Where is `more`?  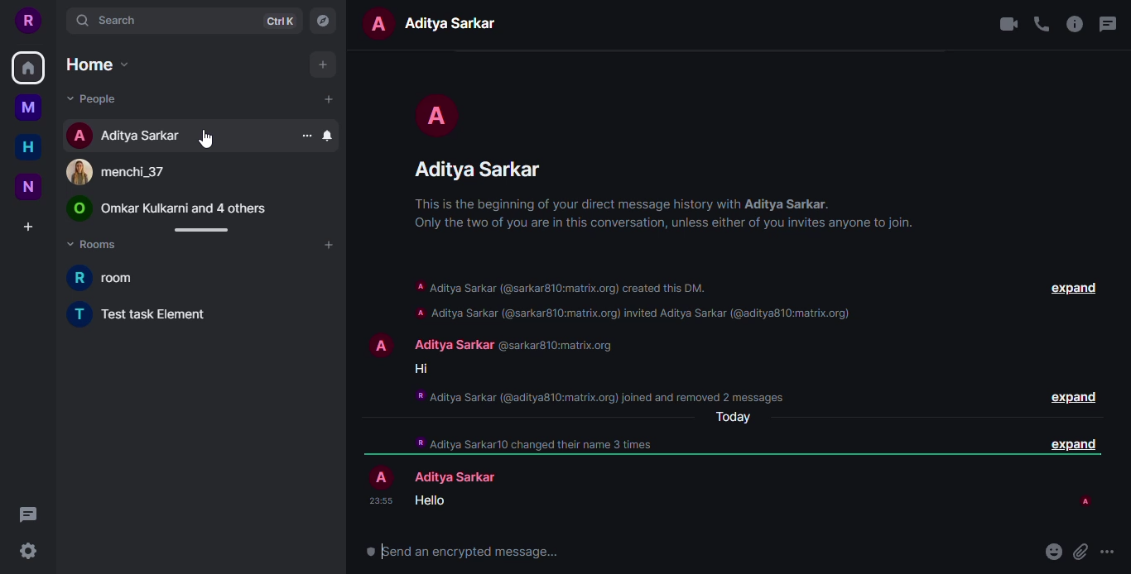
more is located at coordinates (306, 136).